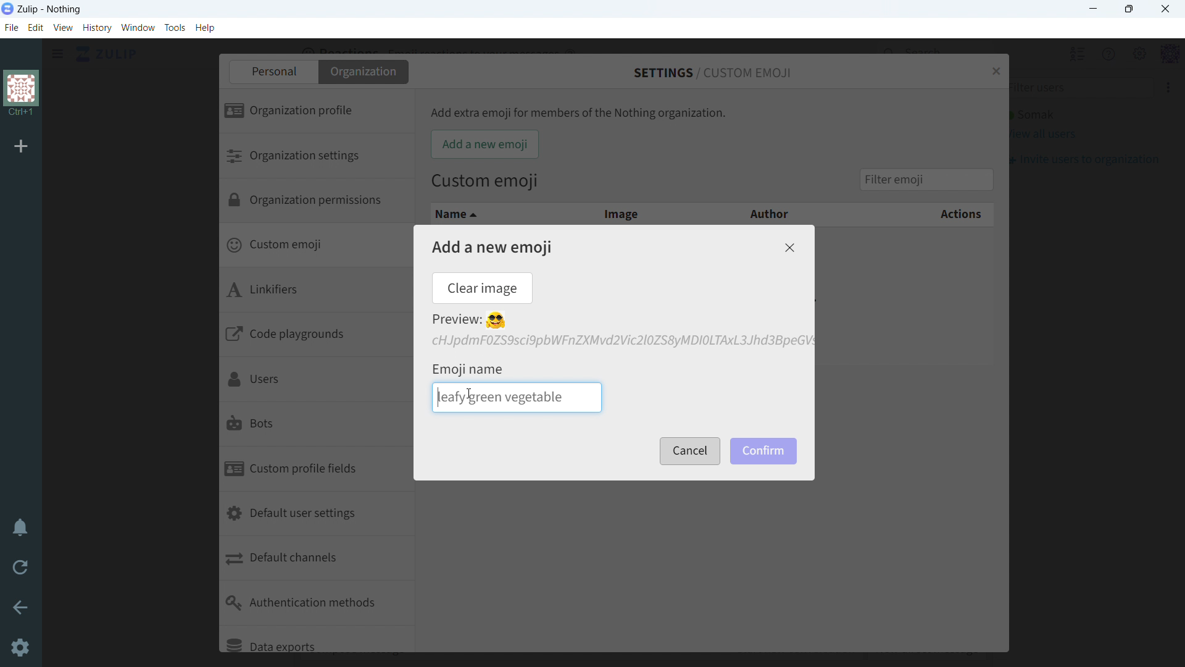 This screenshot has height=667, width=1185. What do you see at coordinates (469, 367) in the screenshot?
I see `emoji name` at bounding box center [469, 367].